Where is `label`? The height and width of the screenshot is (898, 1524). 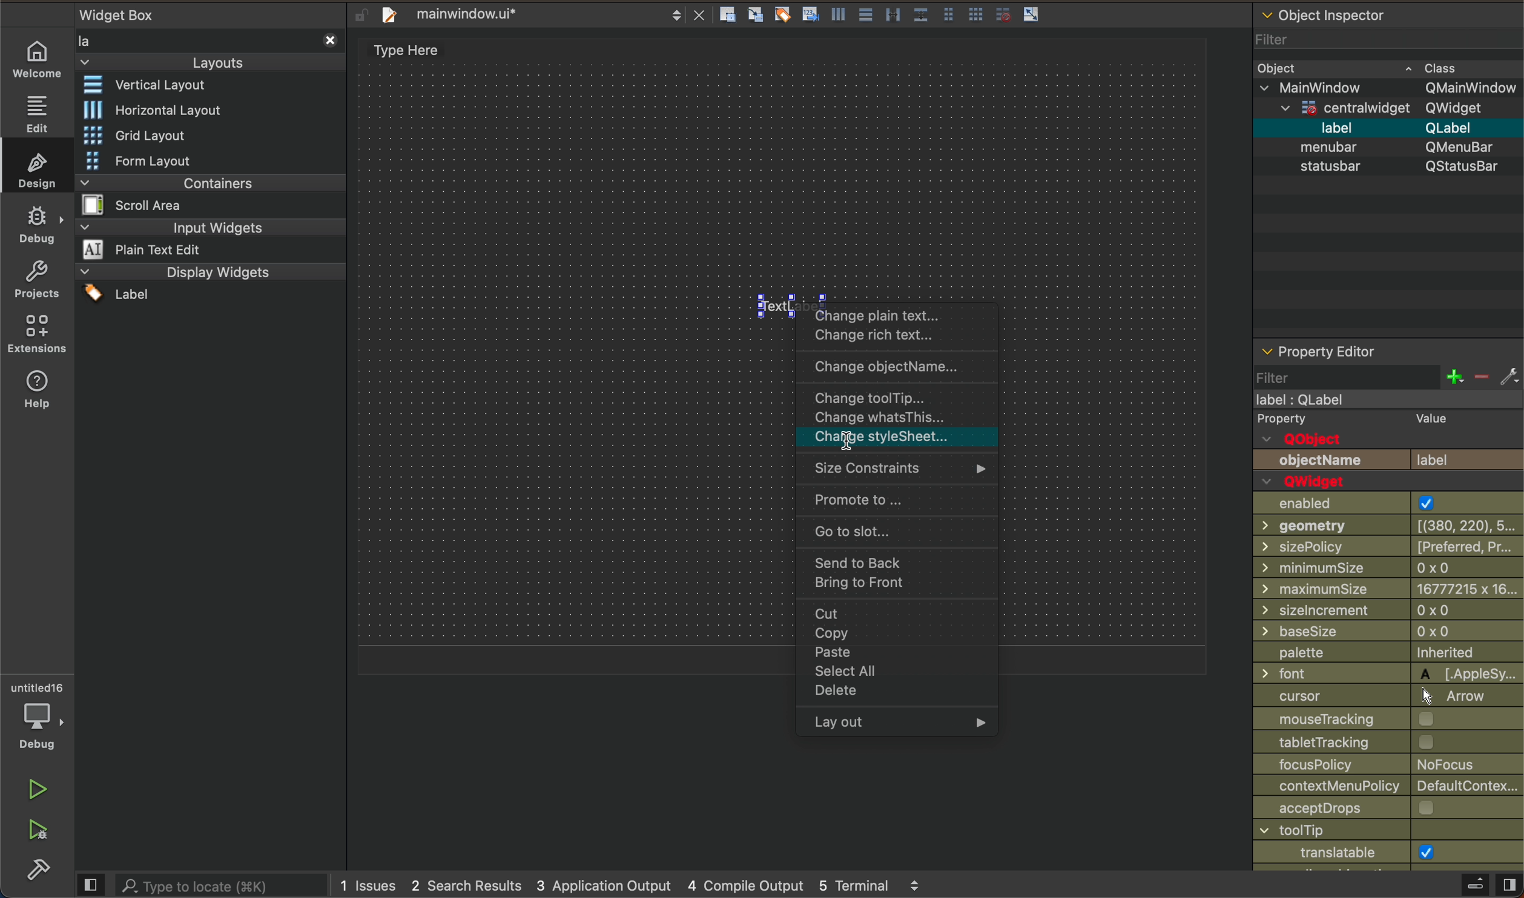
label is located at coordinates (1388, 127).